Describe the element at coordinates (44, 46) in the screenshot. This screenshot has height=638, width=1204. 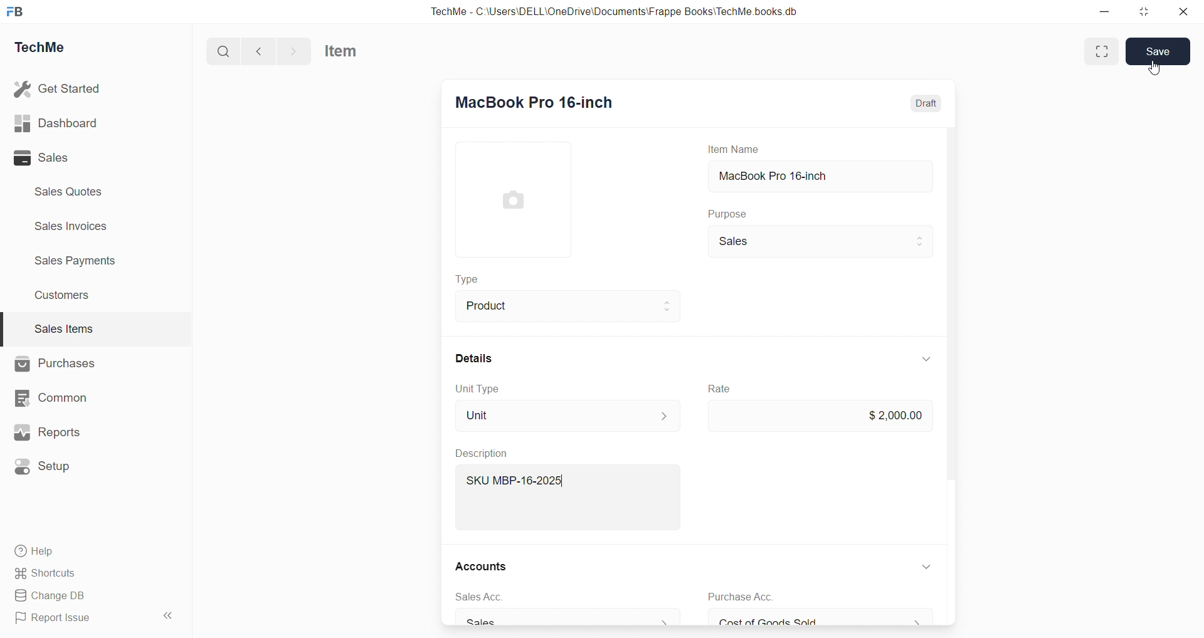
I see `TechMe` at that location.